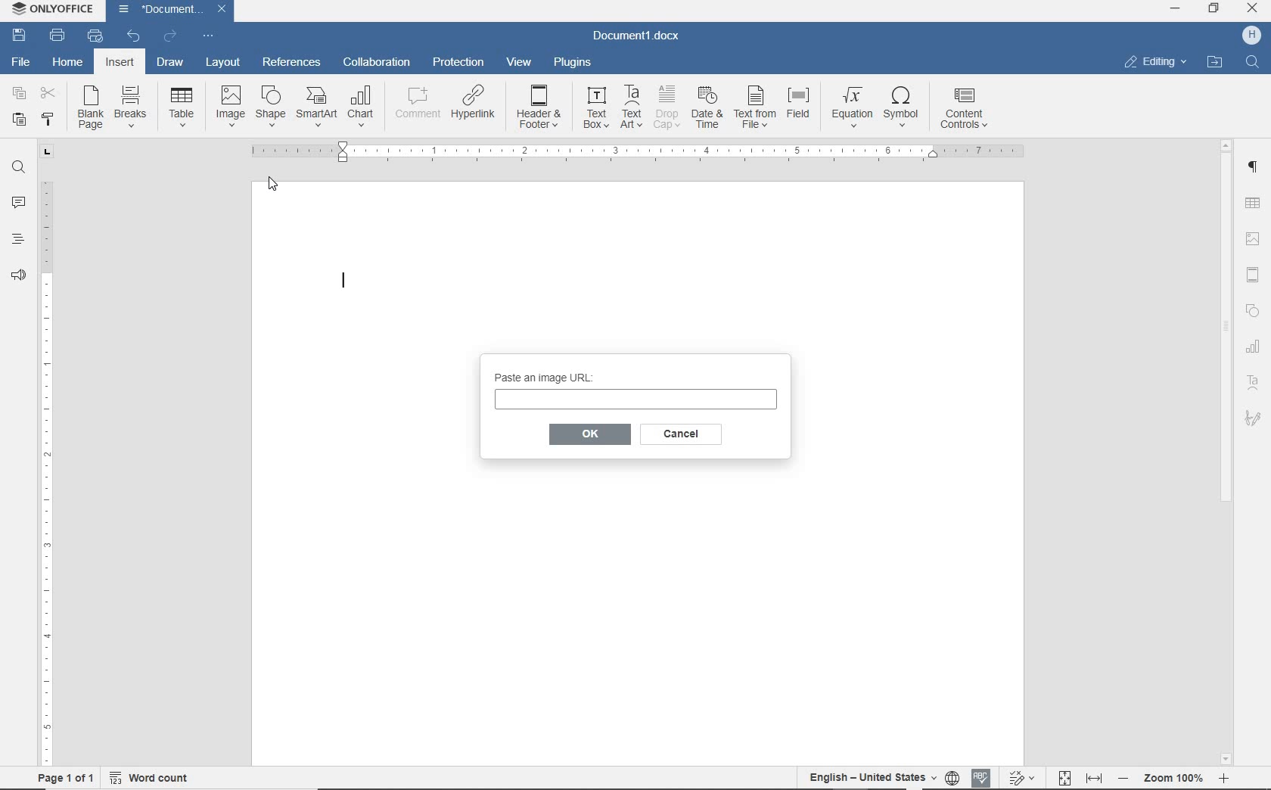 This screenshot has height=790, width=1271. I want to click on signature, so click(1256, 420).